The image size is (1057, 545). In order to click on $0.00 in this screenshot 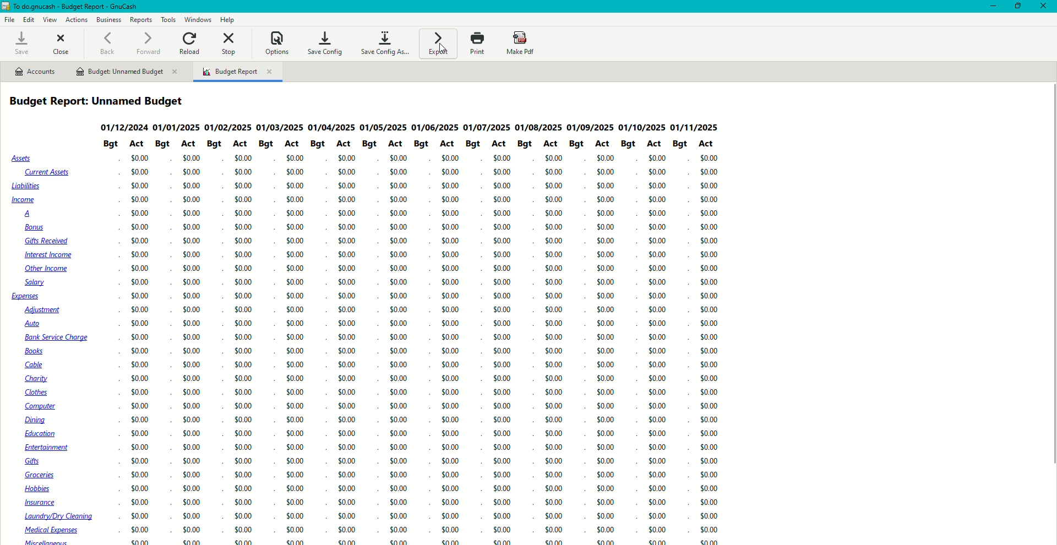, I will do `click(243, 434)`.